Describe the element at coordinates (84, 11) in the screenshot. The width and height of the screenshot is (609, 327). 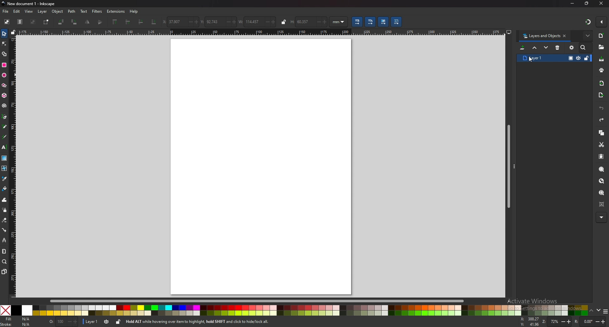
I see `text` at that location.